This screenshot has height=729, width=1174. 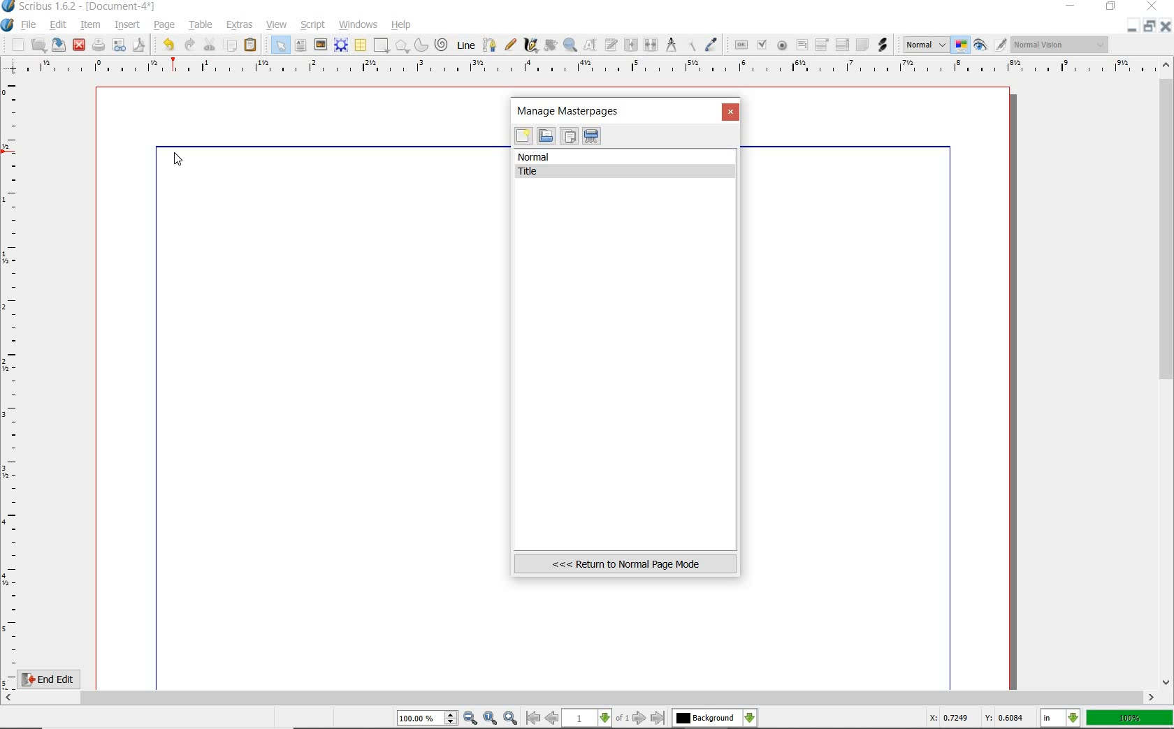 I want to click on minimize, so click(x=1072, y=7).